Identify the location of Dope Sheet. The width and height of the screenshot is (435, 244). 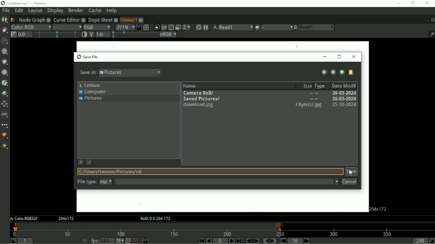
(100, 19).